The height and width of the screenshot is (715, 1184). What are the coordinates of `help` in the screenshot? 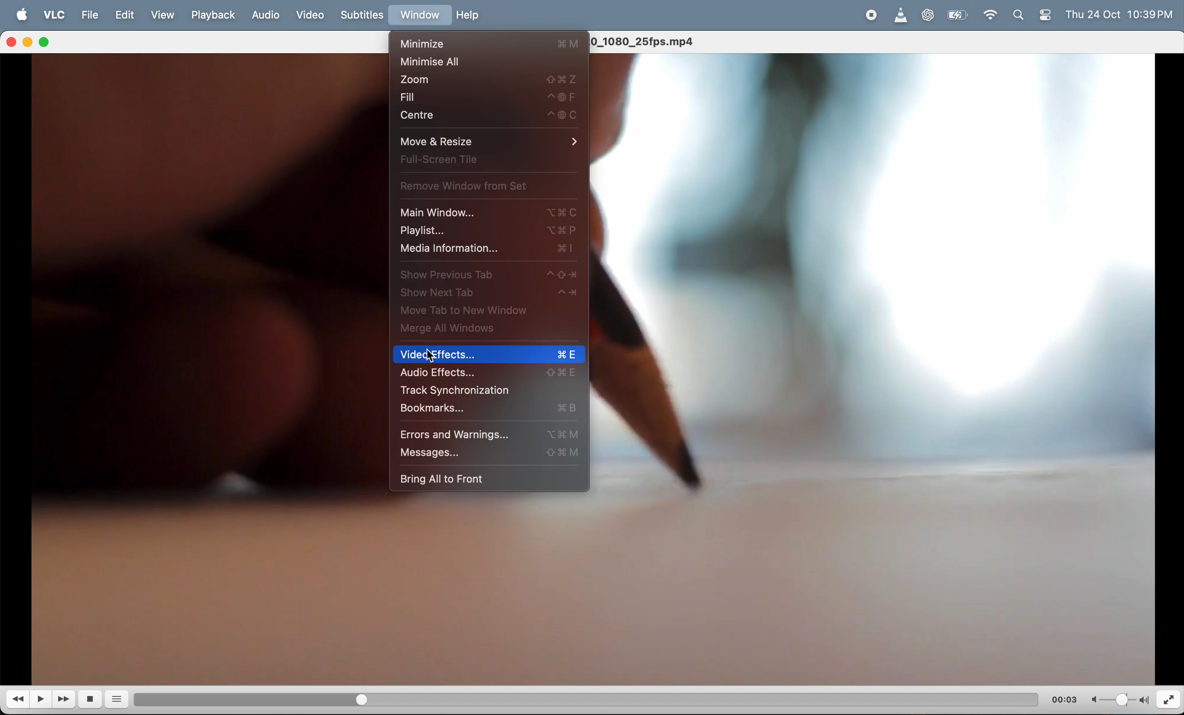 It's located at (470, 16).